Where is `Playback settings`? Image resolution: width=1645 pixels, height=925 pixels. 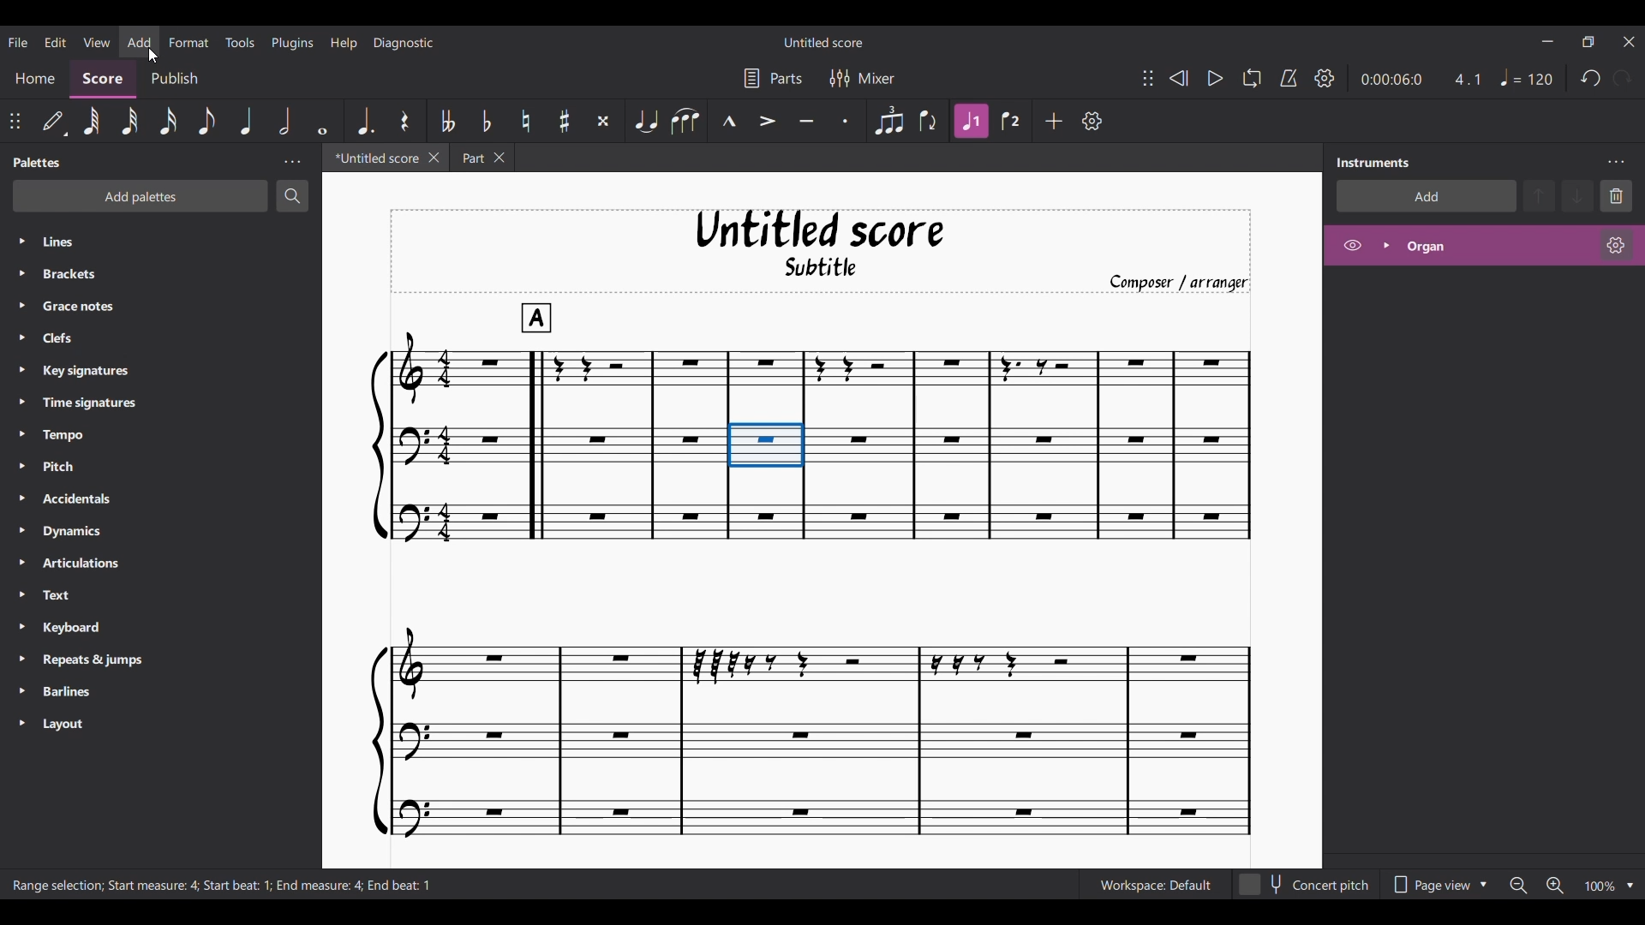
Playback settings is located at coordinates (1324, 78).